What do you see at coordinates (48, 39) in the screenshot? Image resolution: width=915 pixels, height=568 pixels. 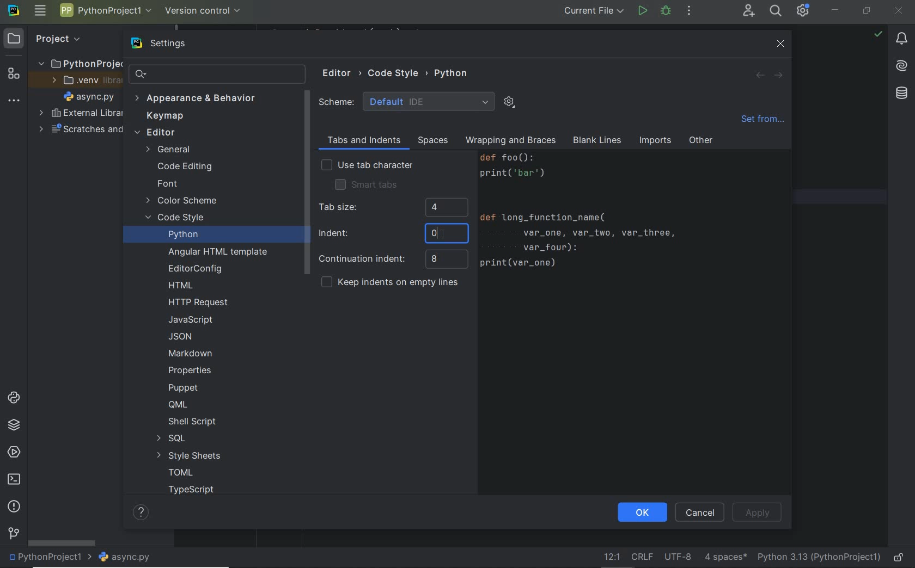 I see `Project` at bounding box center [48, 39].